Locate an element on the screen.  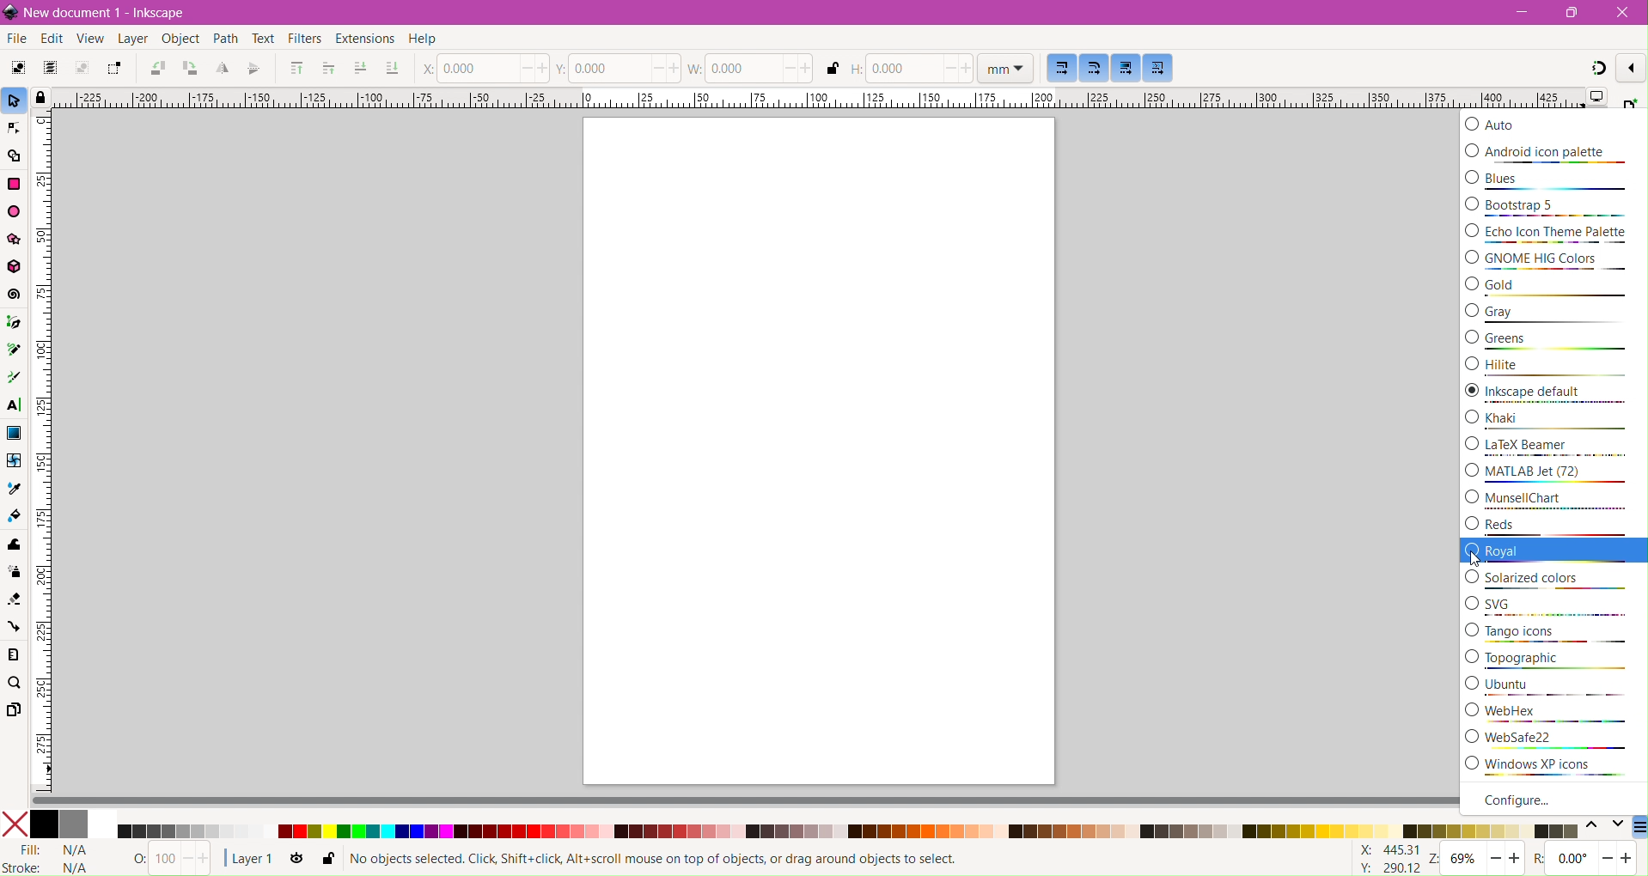
File is located at coordinates (15, 40).